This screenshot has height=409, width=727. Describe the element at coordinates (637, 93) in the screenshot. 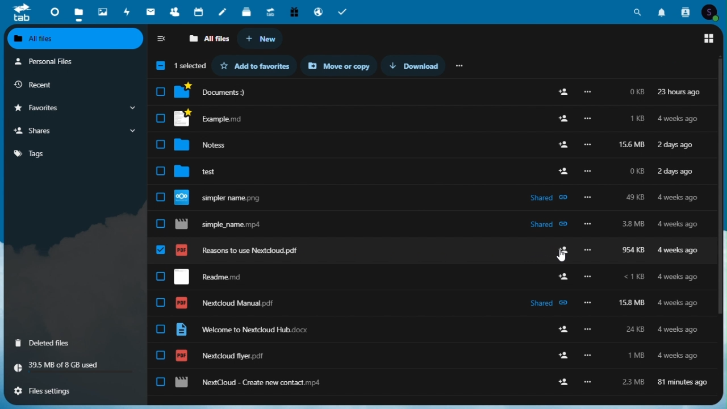

I see `0kb` at that location.